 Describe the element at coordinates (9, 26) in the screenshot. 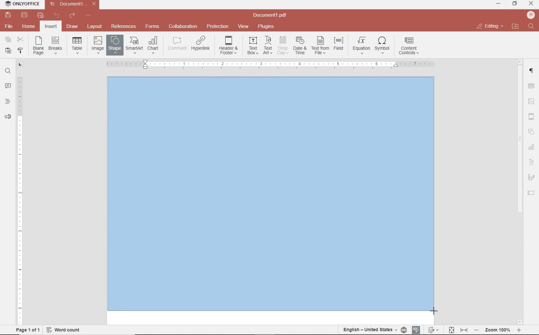

I see `file` at that location.